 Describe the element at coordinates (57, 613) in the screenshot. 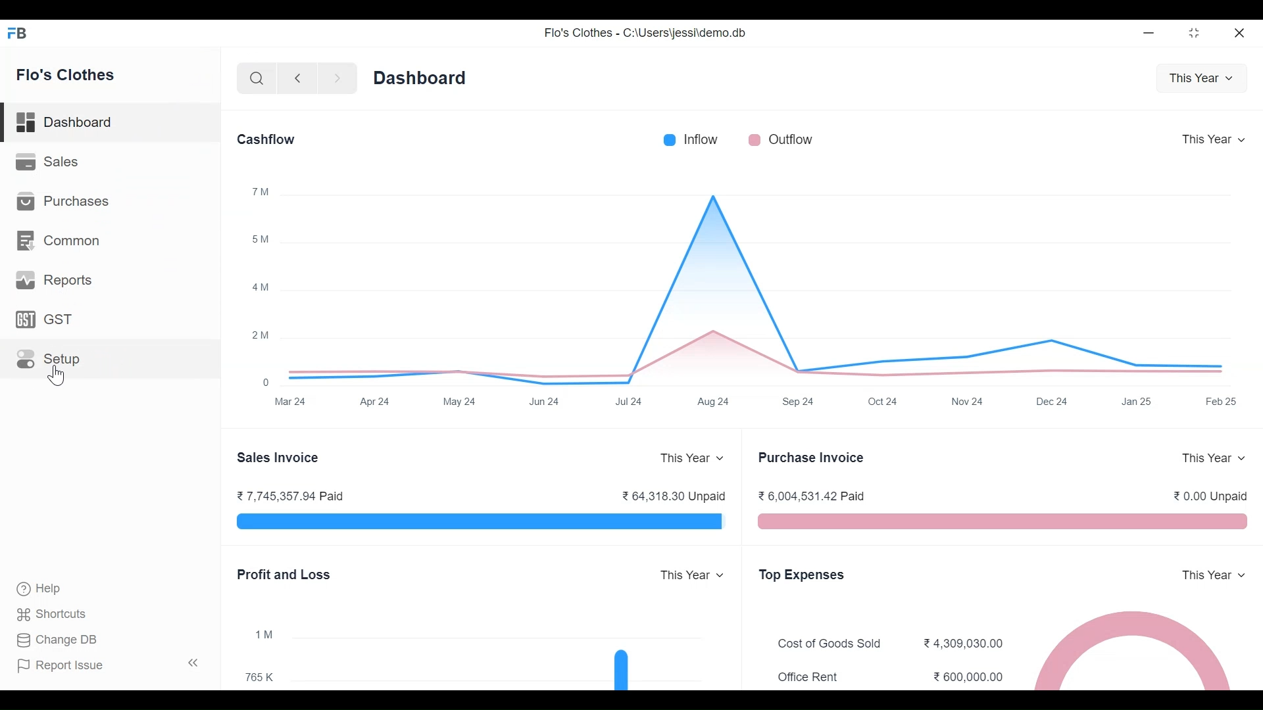

I see `Shortcuts` at that location.